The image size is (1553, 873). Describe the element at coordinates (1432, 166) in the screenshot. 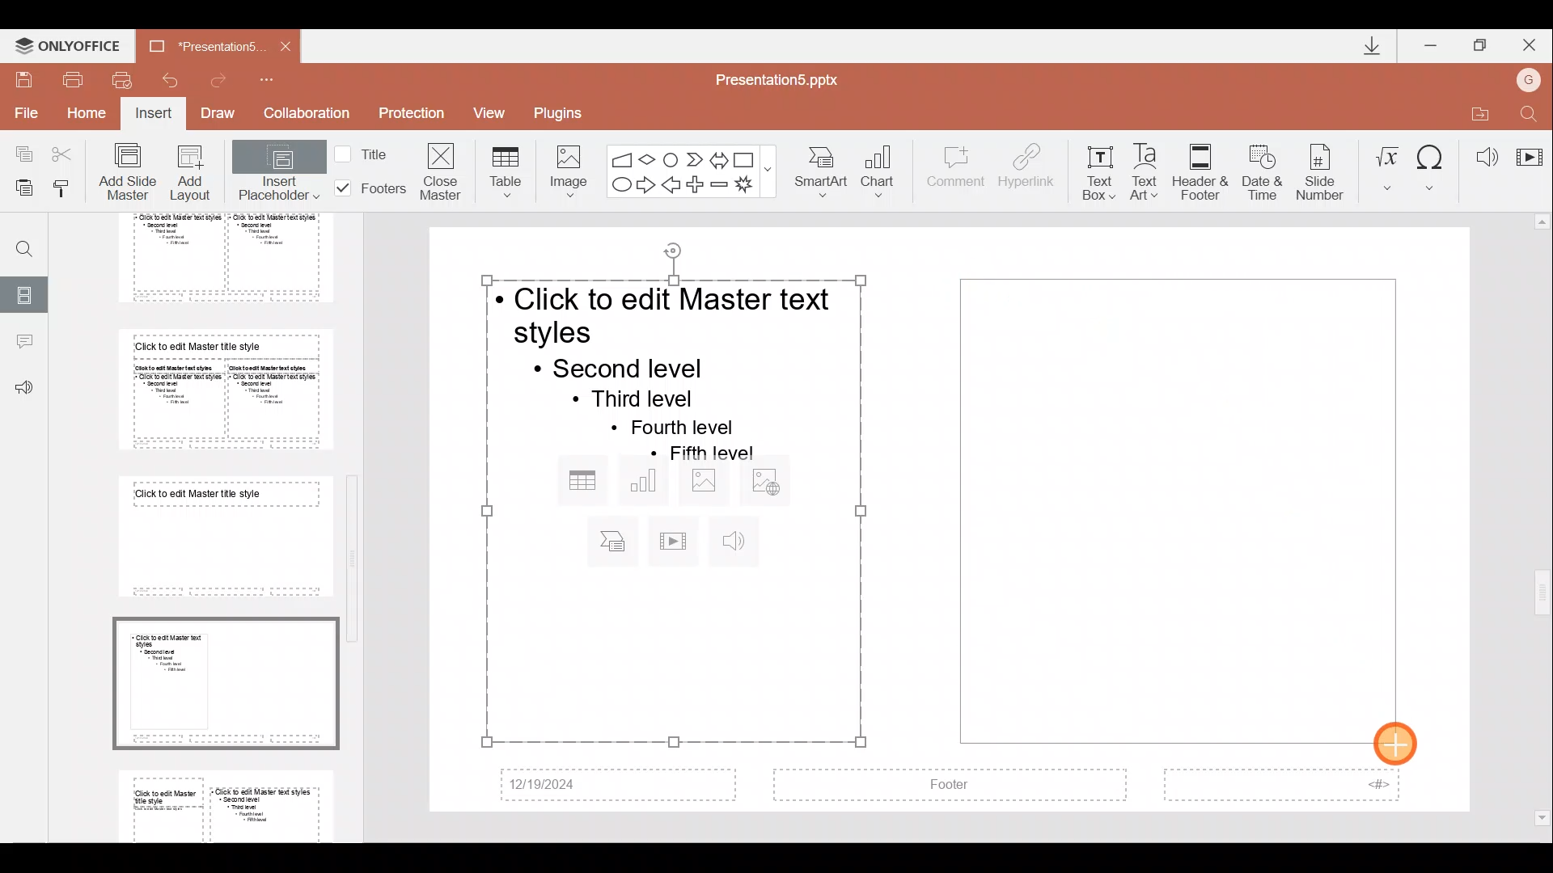

I see `Symbol` at that location.